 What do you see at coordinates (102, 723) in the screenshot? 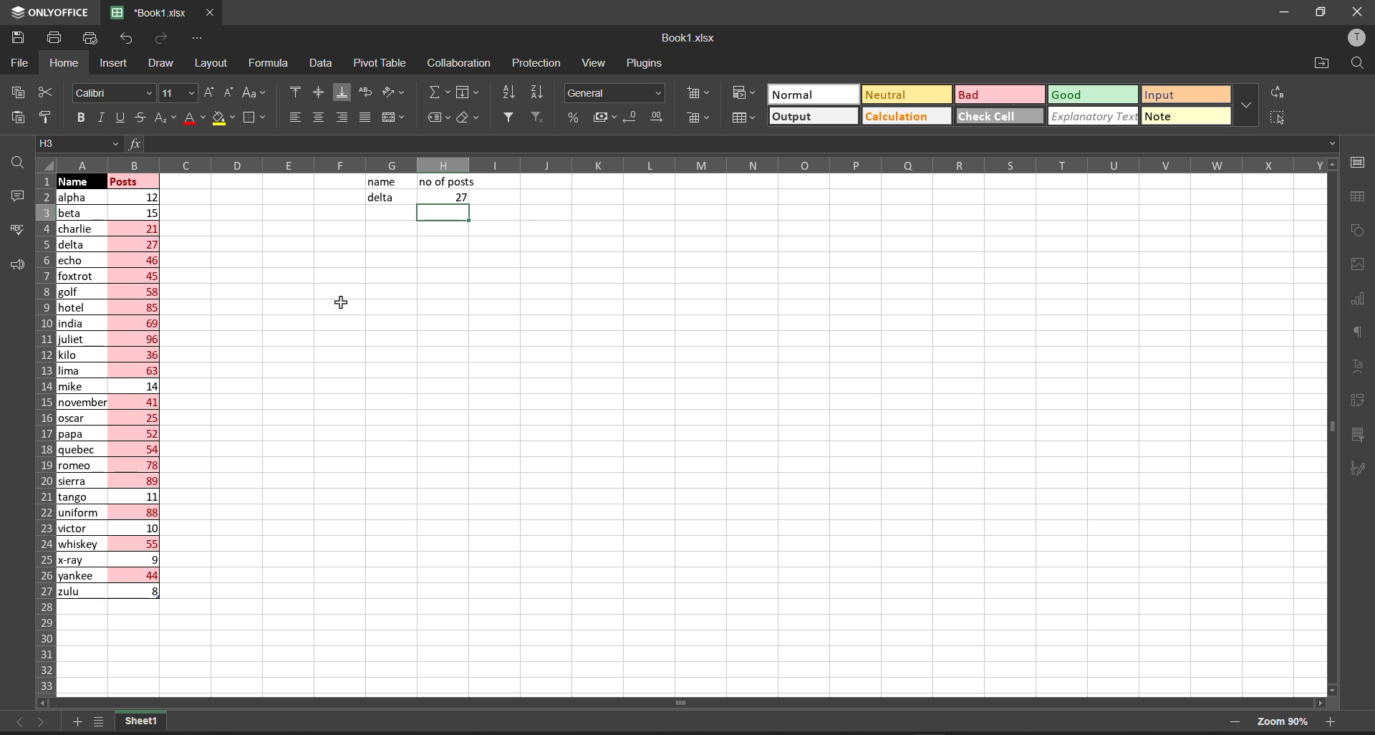
I see `list of sheets` at bounding box center [102, 723].